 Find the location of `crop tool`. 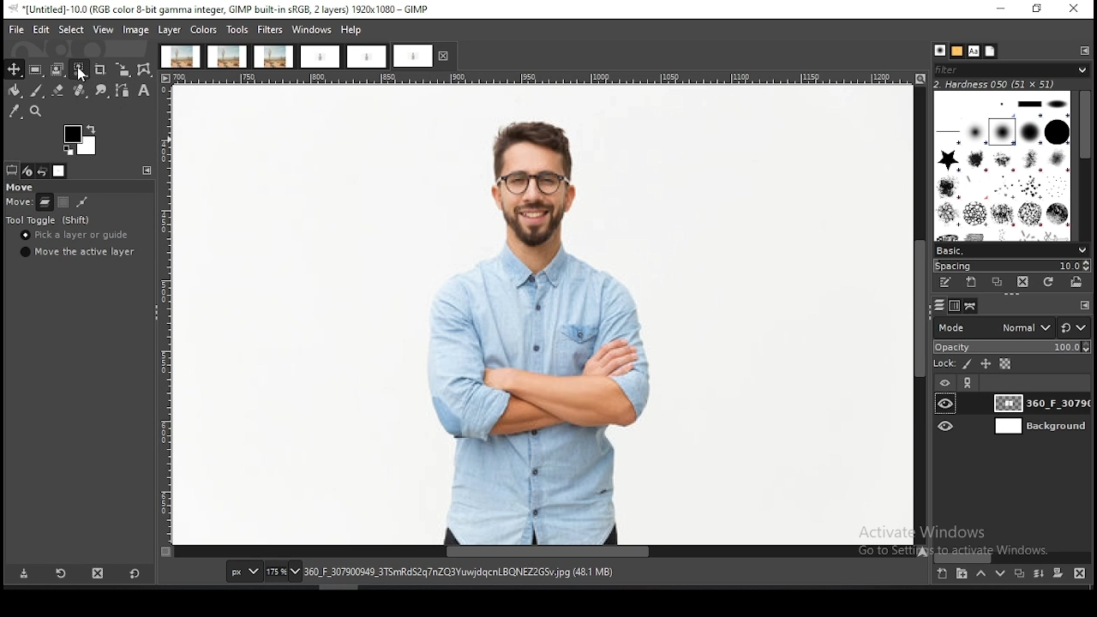

crop tool is located at coordinates (100, 71).